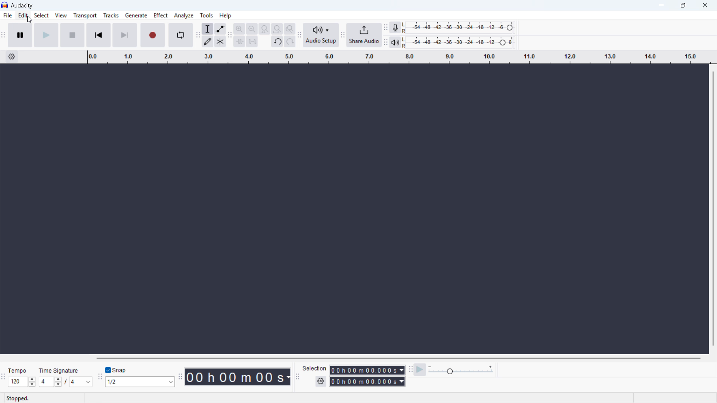 The width and height of the screenshot is (717, 403). I want to click on undo, so click(277, 42).